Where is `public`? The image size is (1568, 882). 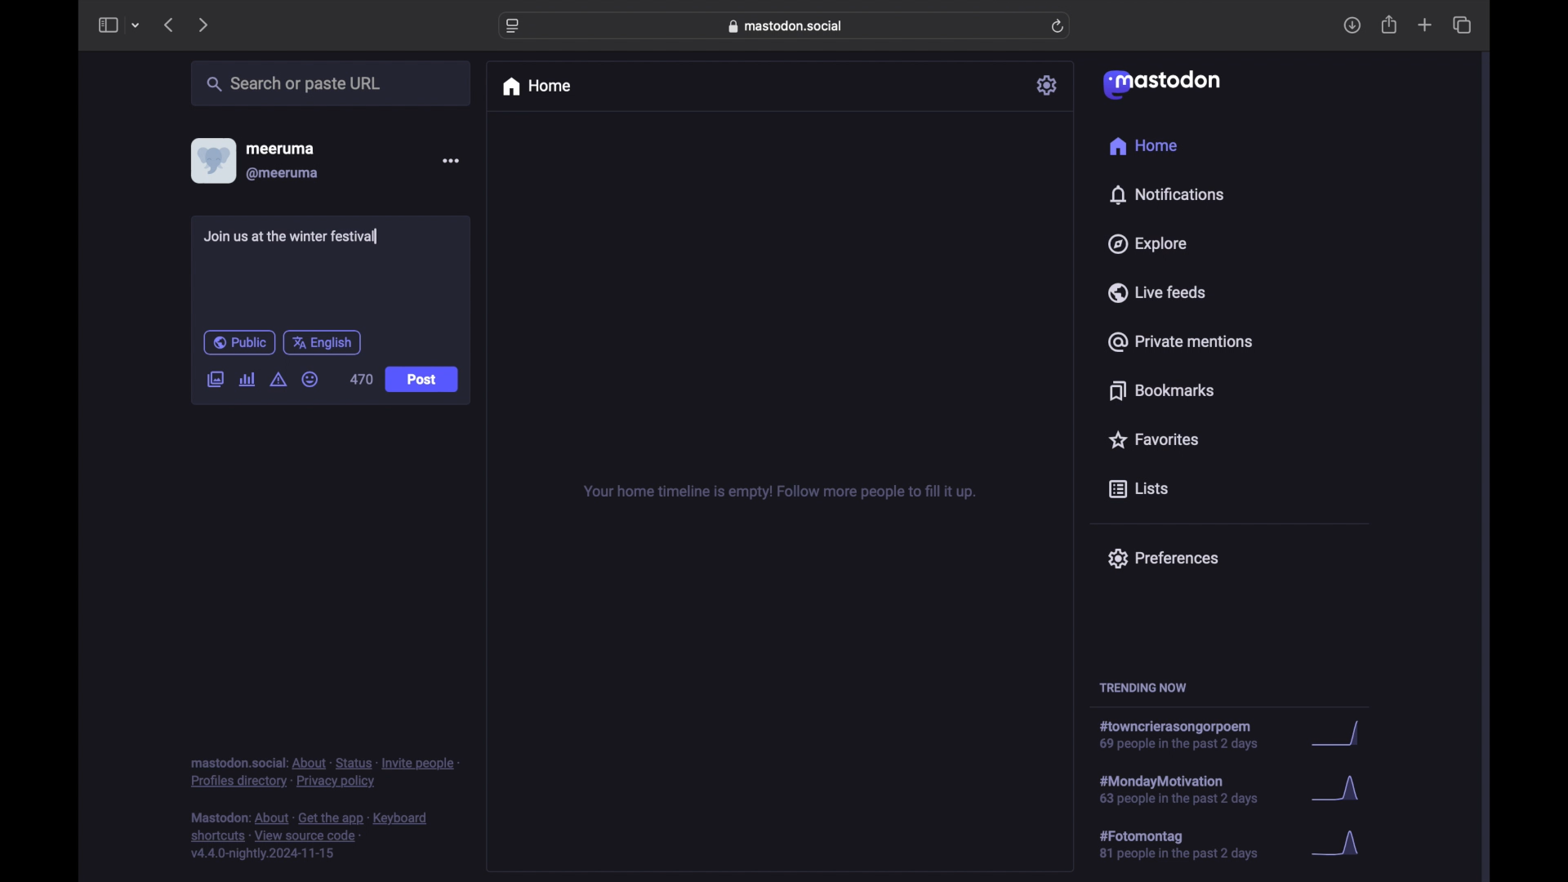
public is located at coordinates (238, 342).